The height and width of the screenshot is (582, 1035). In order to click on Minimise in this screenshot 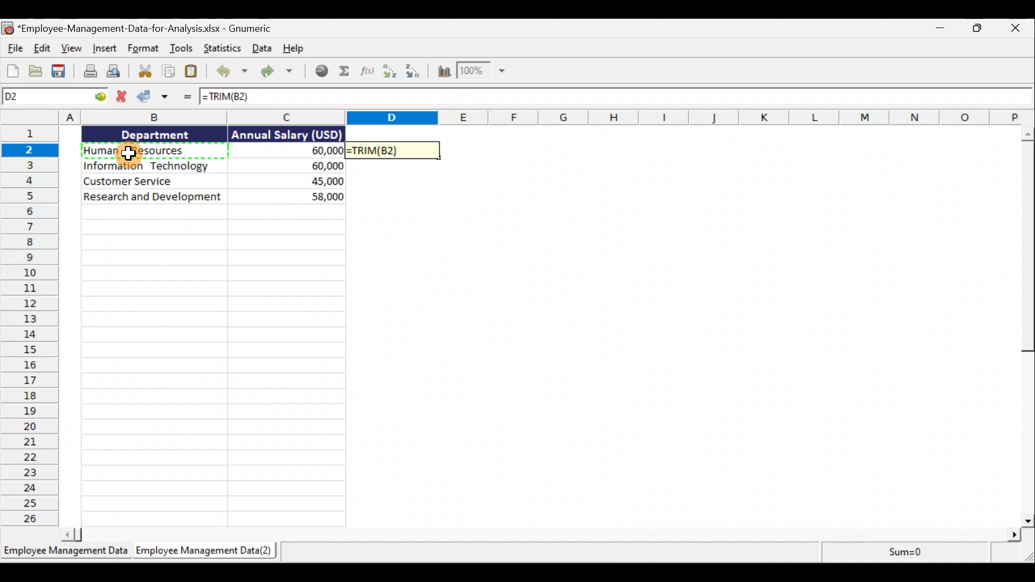, I will do `click(939, 30)`.